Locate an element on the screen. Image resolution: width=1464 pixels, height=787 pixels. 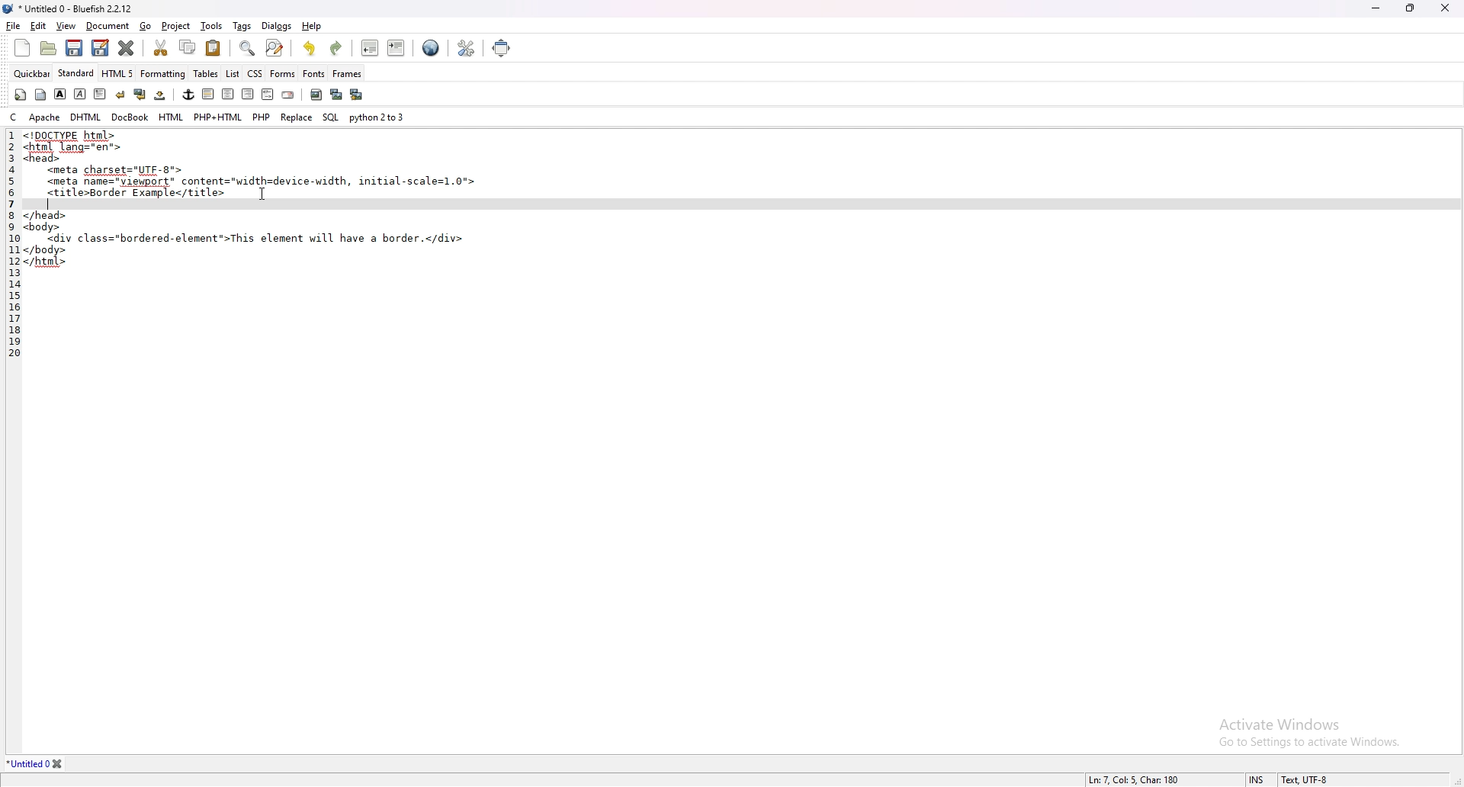
docbook is located at coordinates (130, 117).